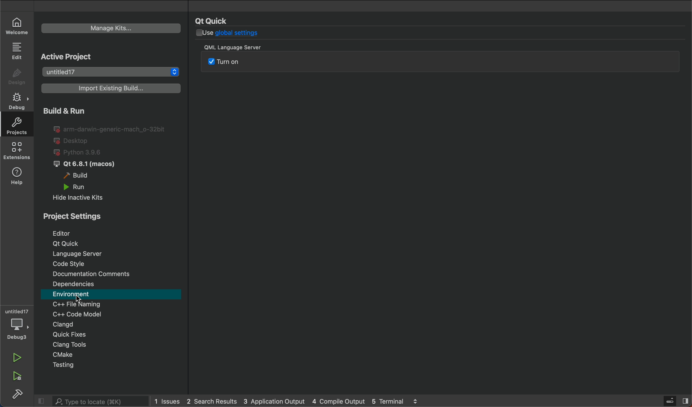 This screenshot has width=692, height=407. Describe the element at coordinates (673, 401) in the screenshot. I see `toggle sidebar` at that location.